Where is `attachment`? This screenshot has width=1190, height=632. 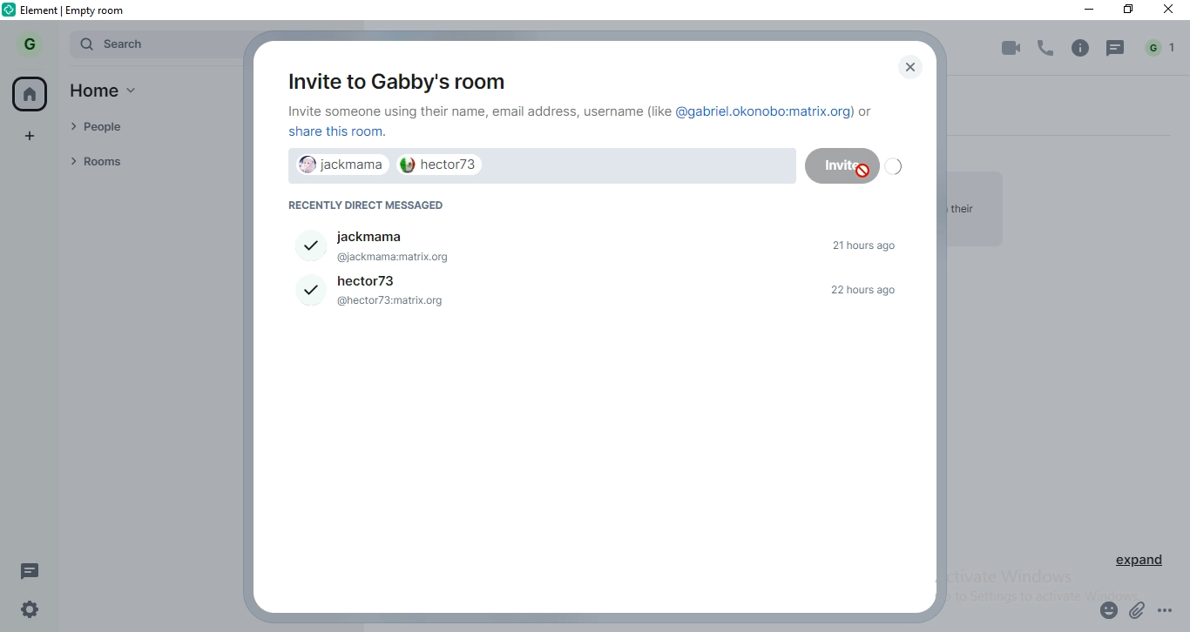 attachment is located at coordinates (1139, 612).